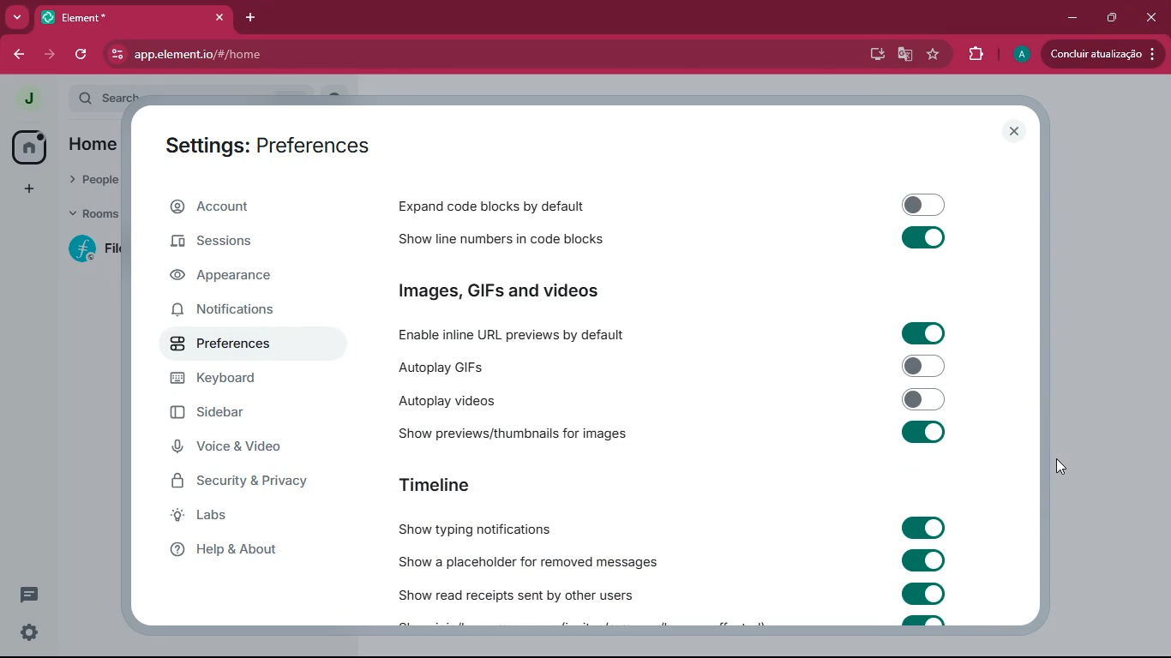  Describe the element at coordinates (925, 366) in the screenshot. I see `toggle on/off` at that location.